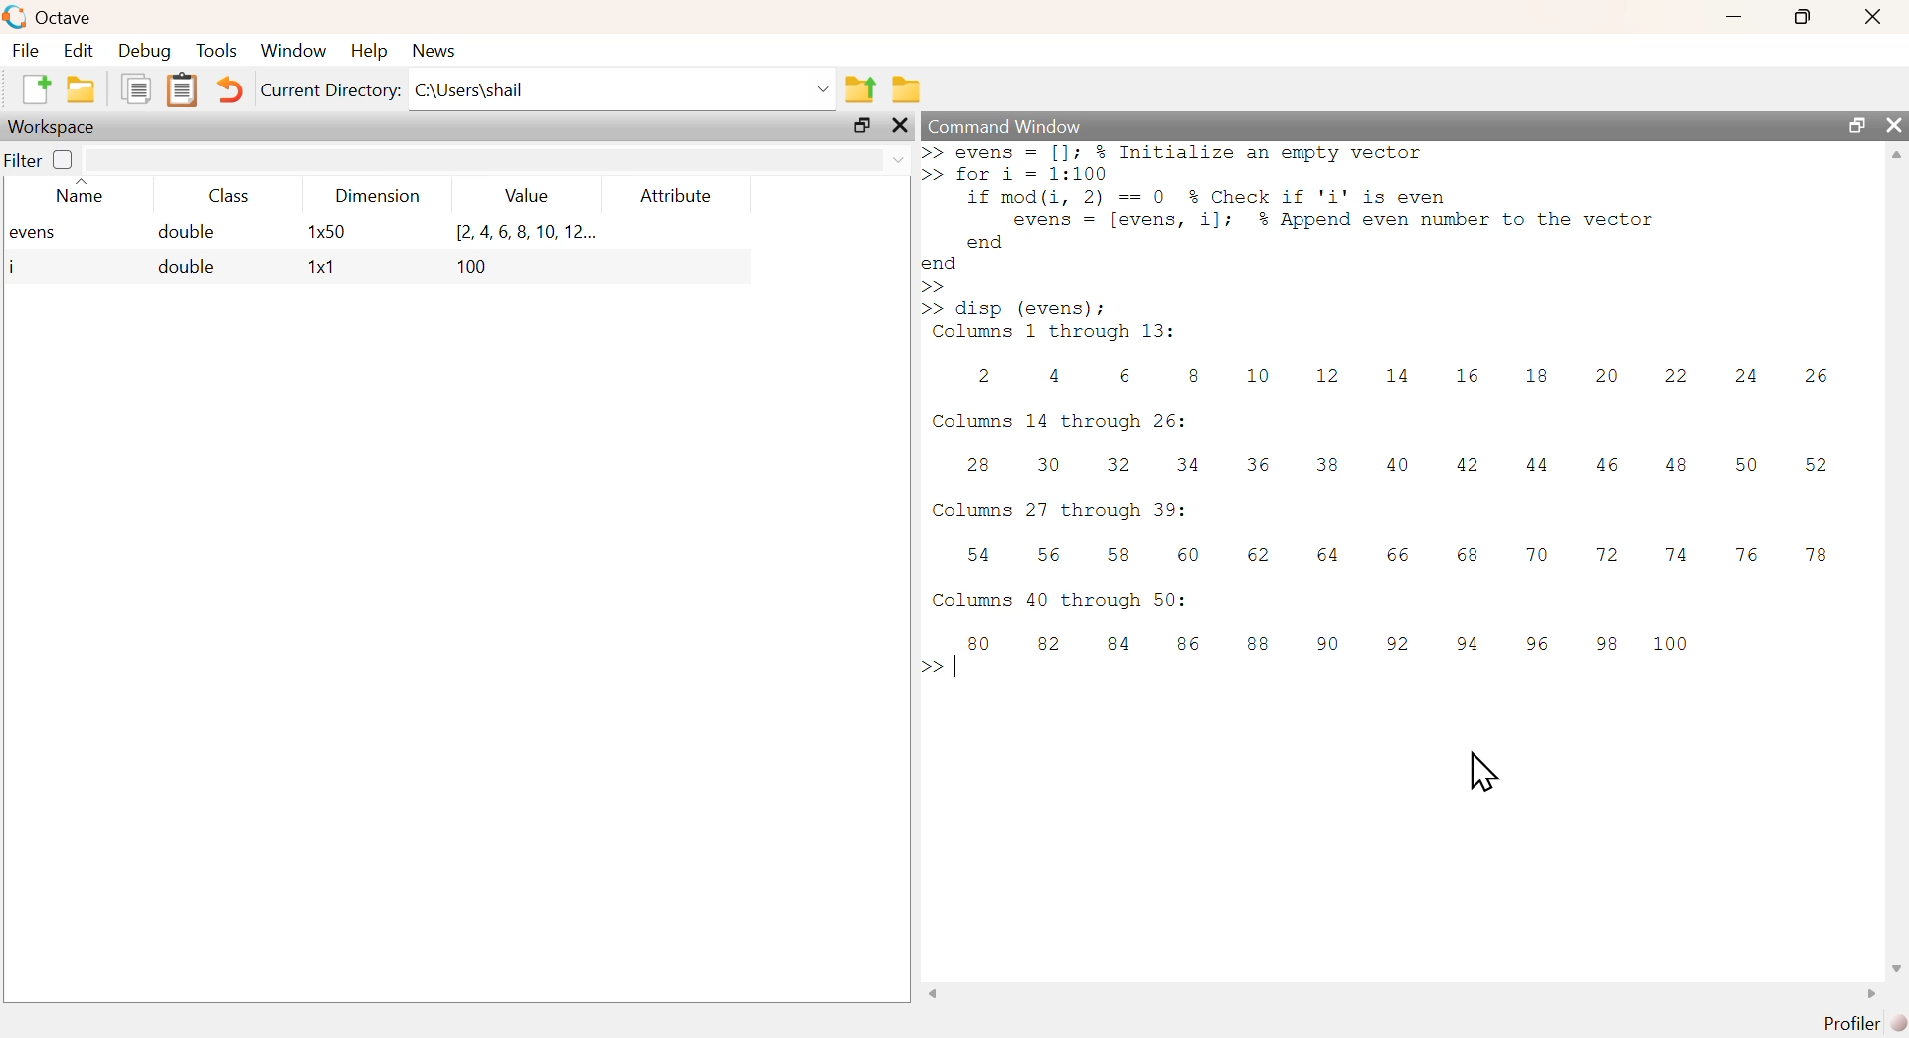 Image resolution: width=1909 pixels, height=1038 pixels. What do you see at coordinates (905, 89) in the screenshot?
I see `browse directories` at bounding box center [905, 89].